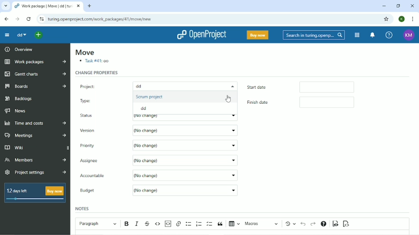  What do you see at coordinates (234, 224) in the screenshot?
I see `Insert table` at bounding box center [234, 224].